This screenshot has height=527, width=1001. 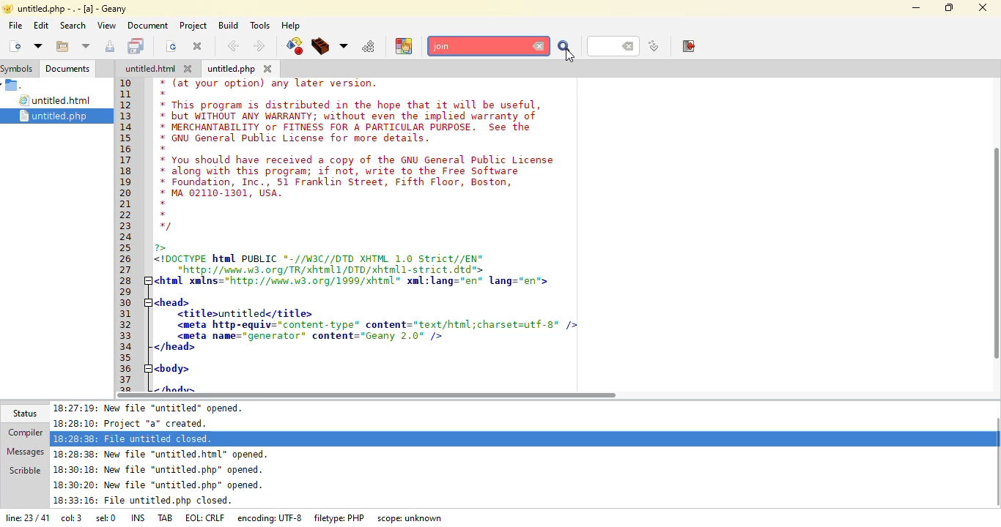 What do you see at coordinates (106, 25) in the screenshot?
I see `view` at bounding box center [106, 25].